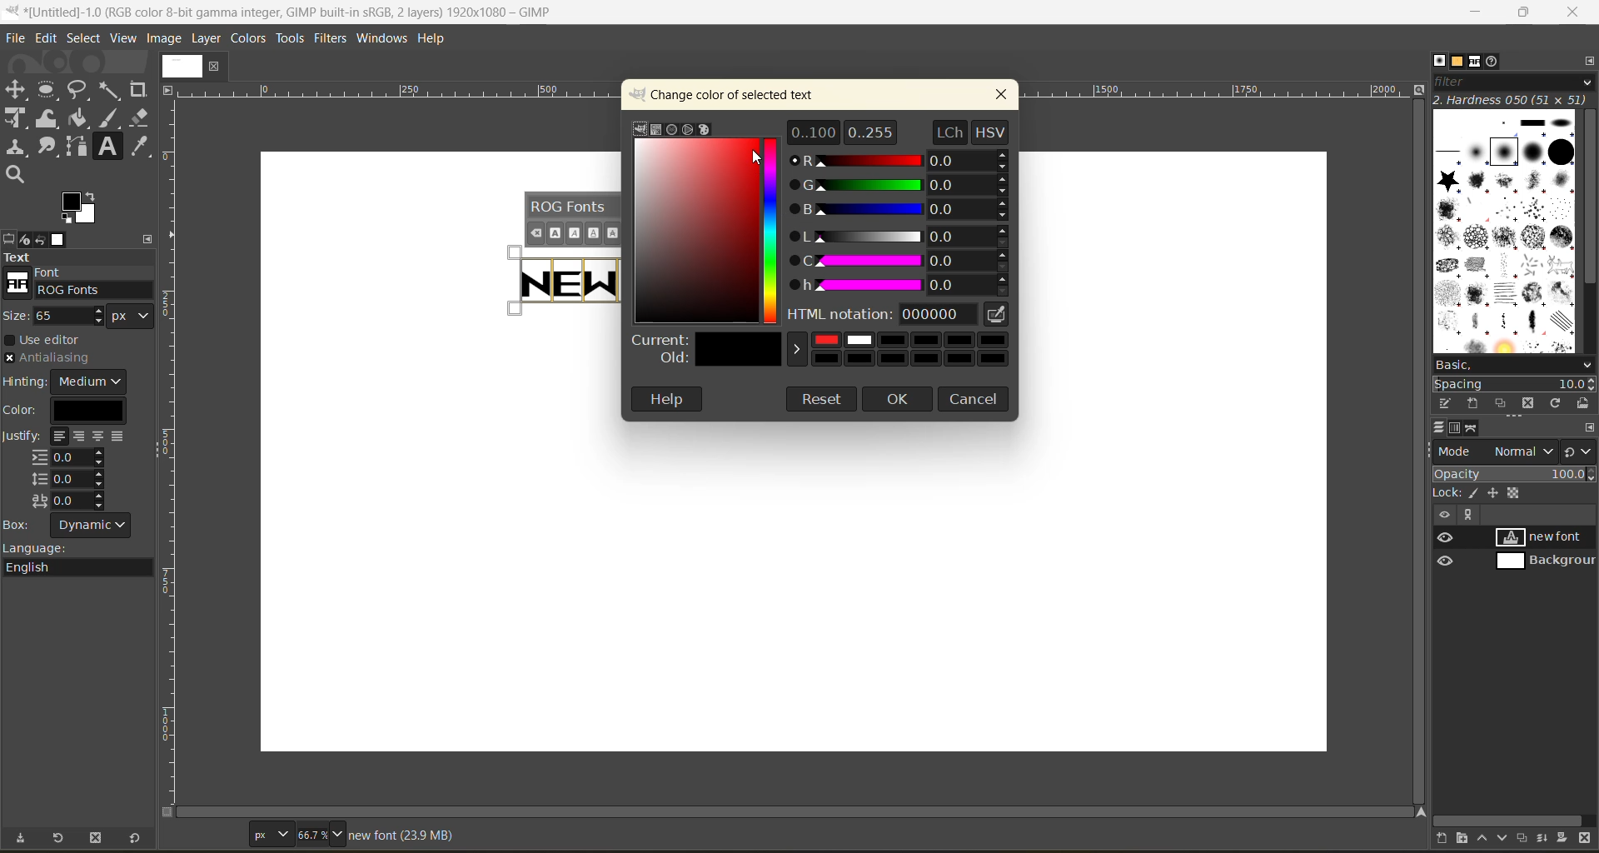 This screenshot has height=853, width=1599. Describe the element at coordinates (84, 37) in the screenshot. I see `select` at that location.